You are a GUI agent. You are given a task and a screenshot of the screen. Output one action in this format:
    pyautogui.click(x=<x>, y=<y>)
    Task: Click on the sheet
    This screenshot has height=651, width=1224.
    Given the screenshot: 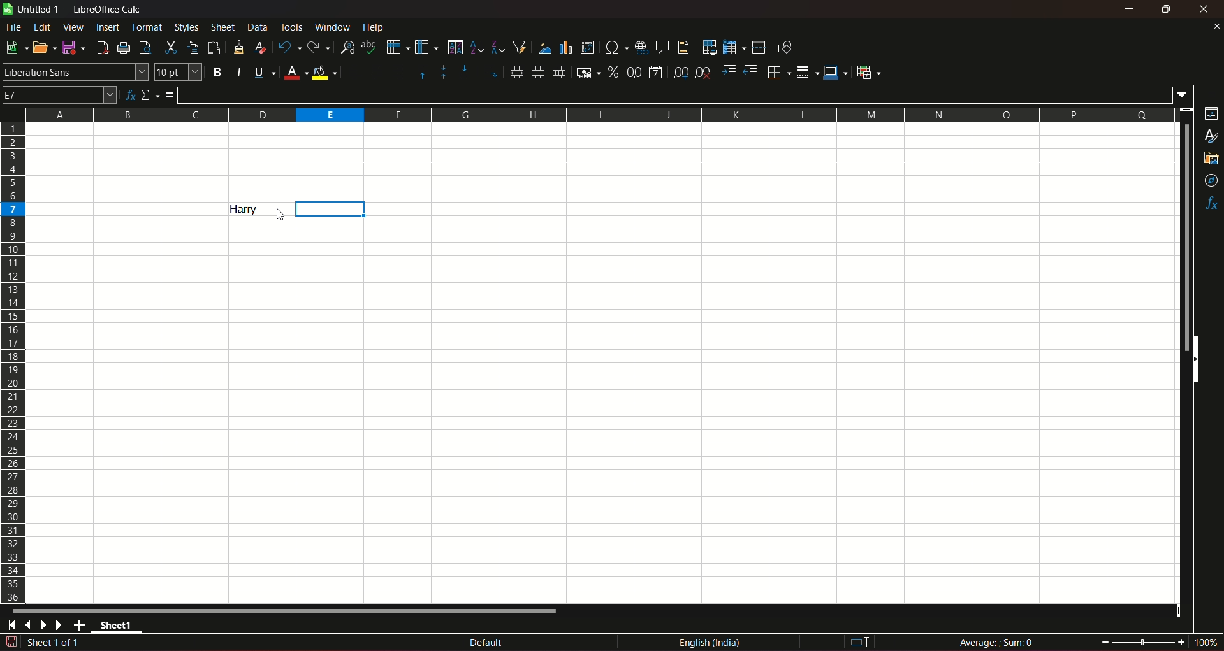 What is the action you would take?
    pyautogui.click(x=224, y=27)
    